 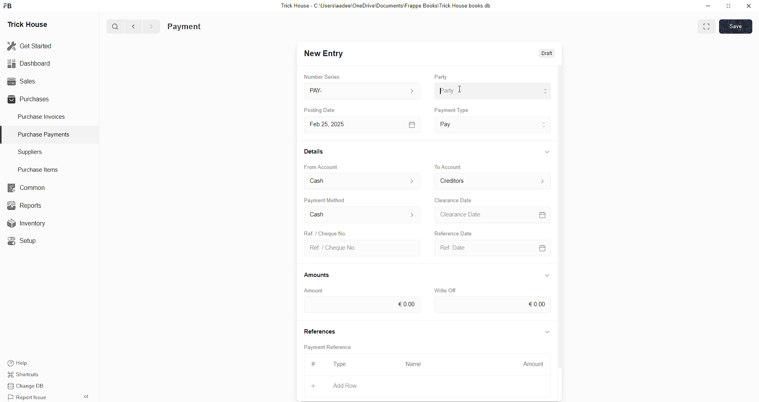 I want to click on From Account, so click(x=324, y=166).